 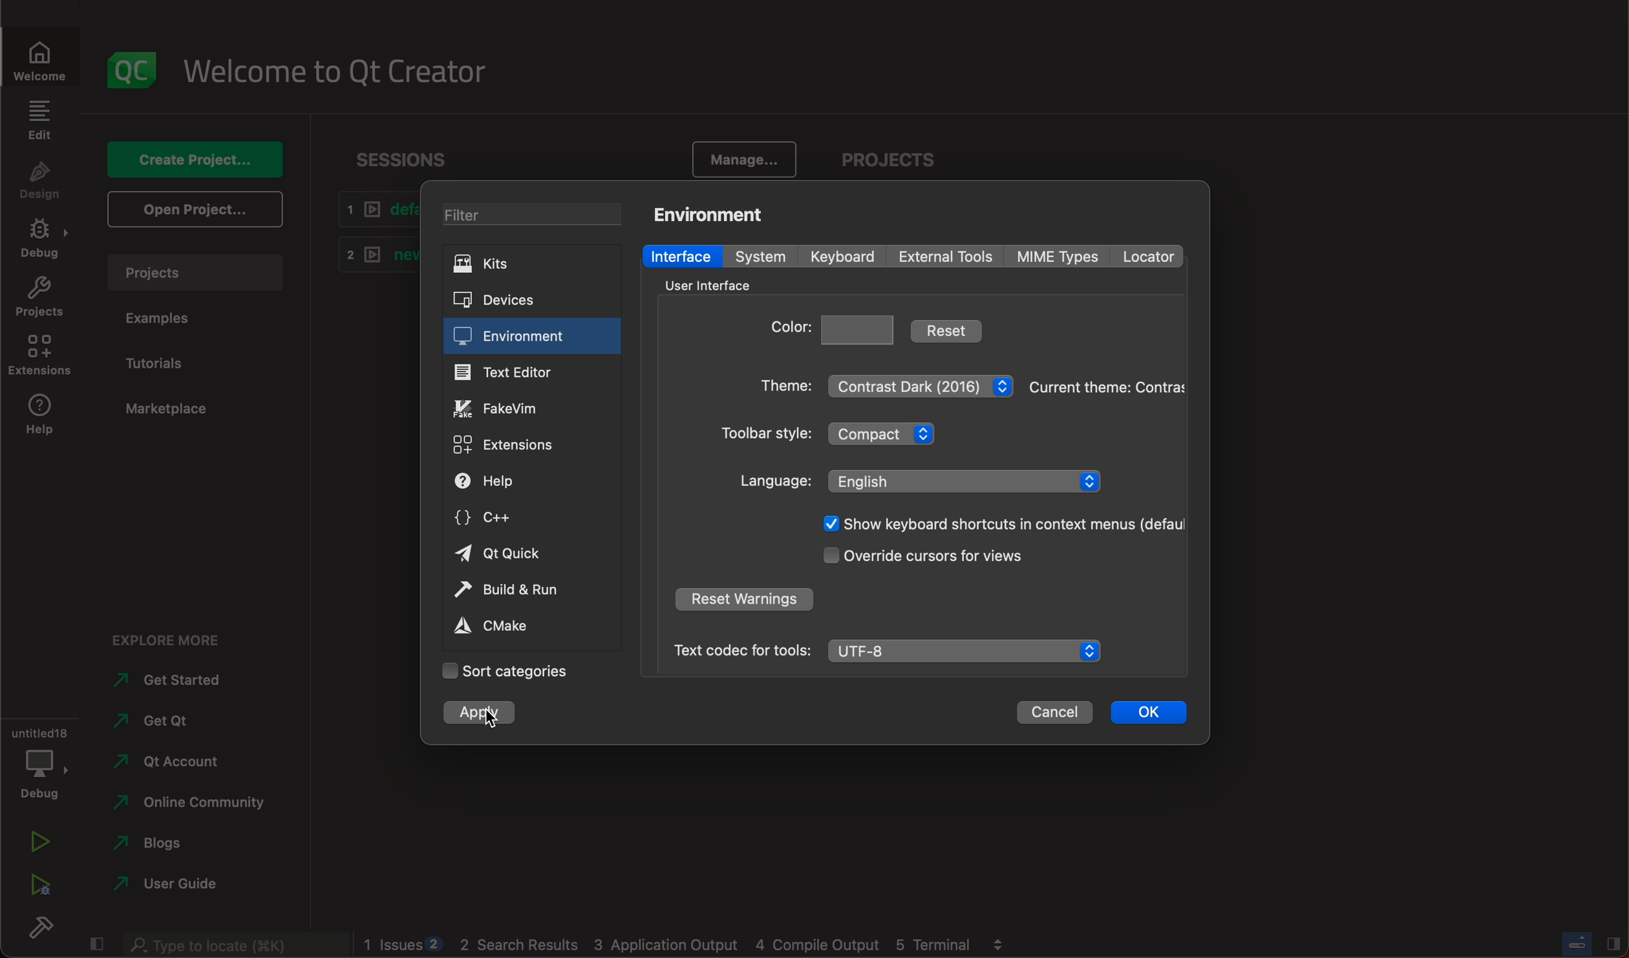 What do you see at coordinates (839, 436) in the screenshot?
I see `toolbar style` at bounding box center [839, 436].